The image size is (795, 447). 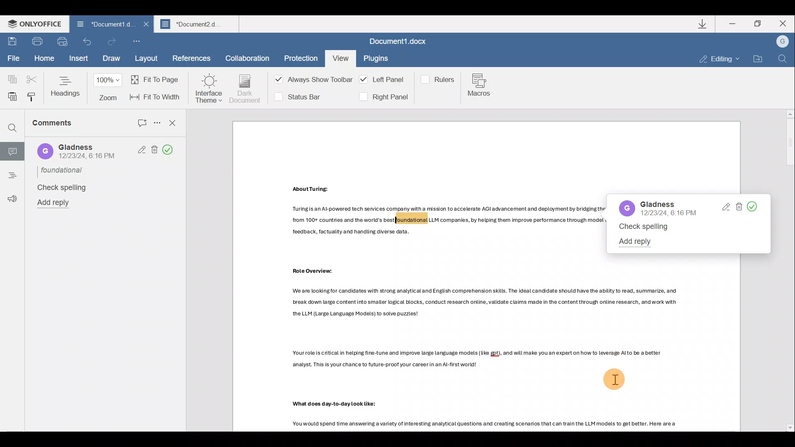 What do you see at coordinates (638, 240) in the screenshot?
I see `Add reply` at bounding box center [638, 240].